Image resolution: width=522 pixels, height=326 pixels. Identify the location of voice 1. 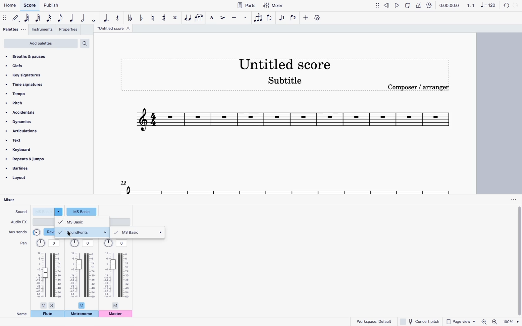
(282, 18).